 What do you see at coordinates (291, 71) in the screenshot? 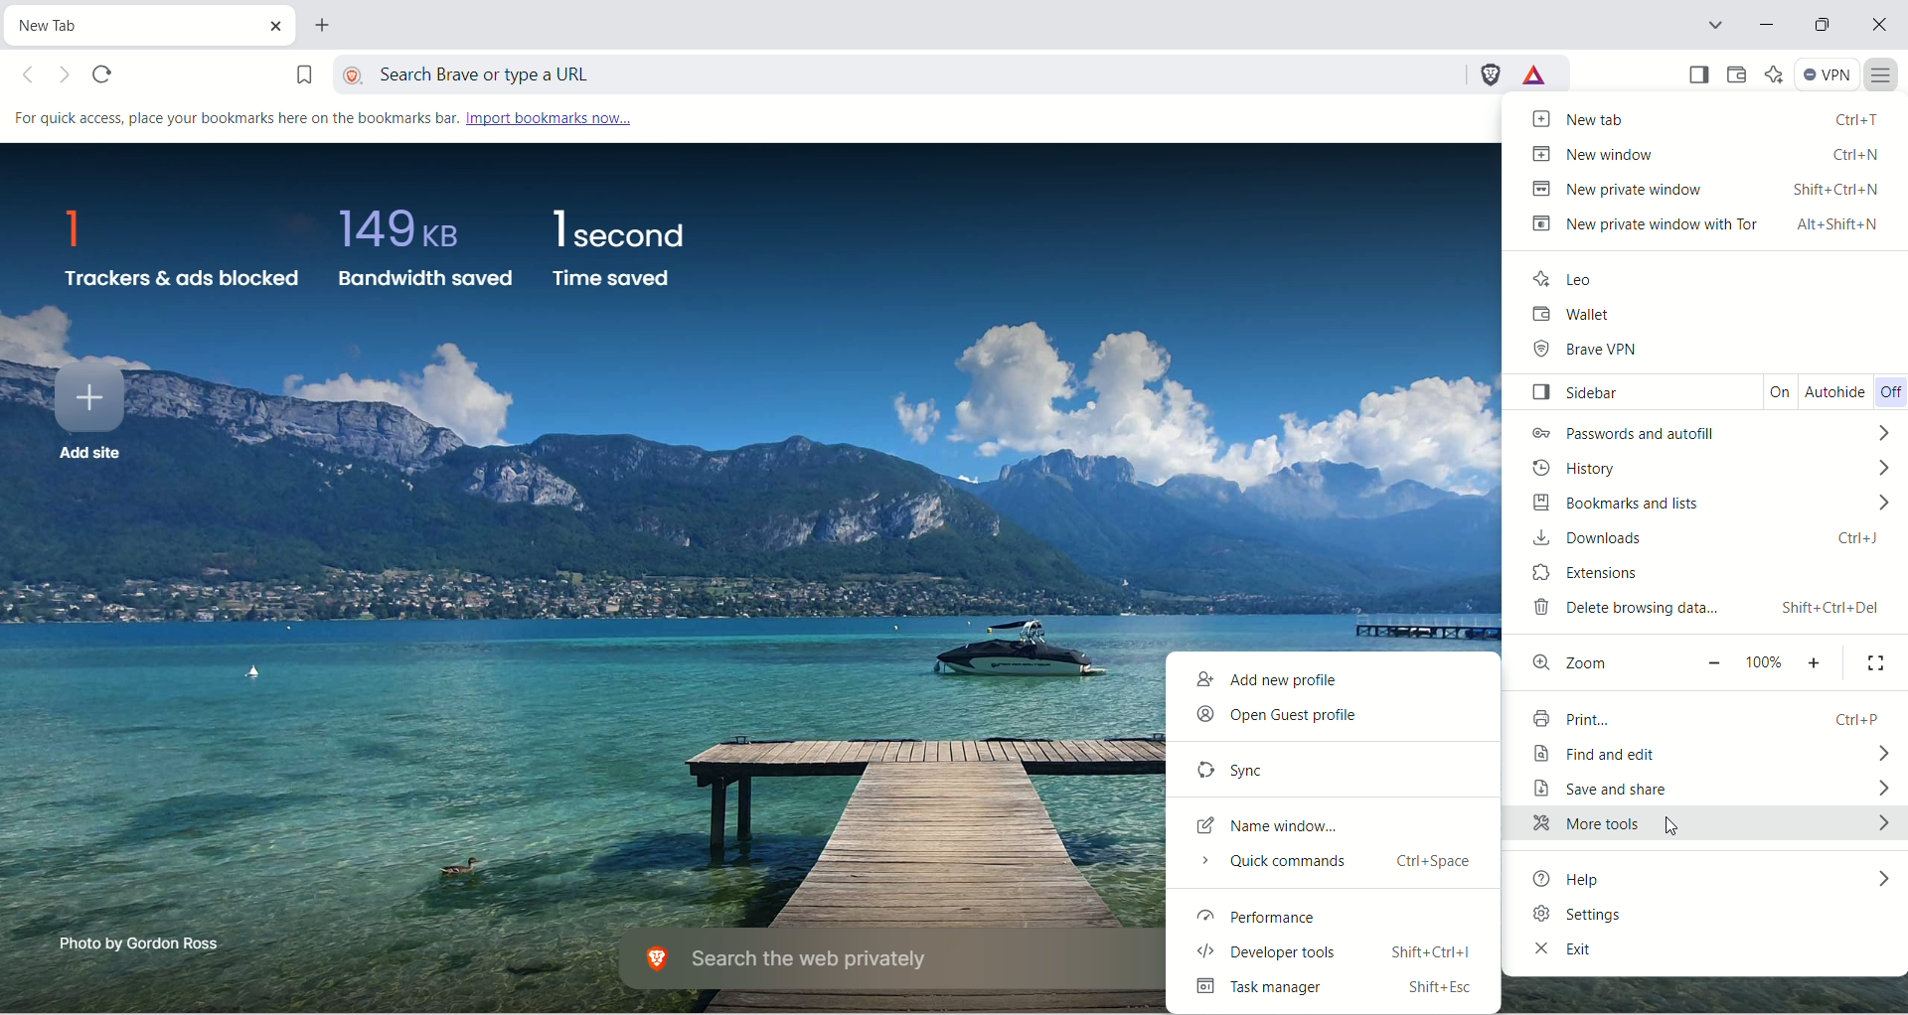
I see `bookmark` at bounding box center [291, 71].